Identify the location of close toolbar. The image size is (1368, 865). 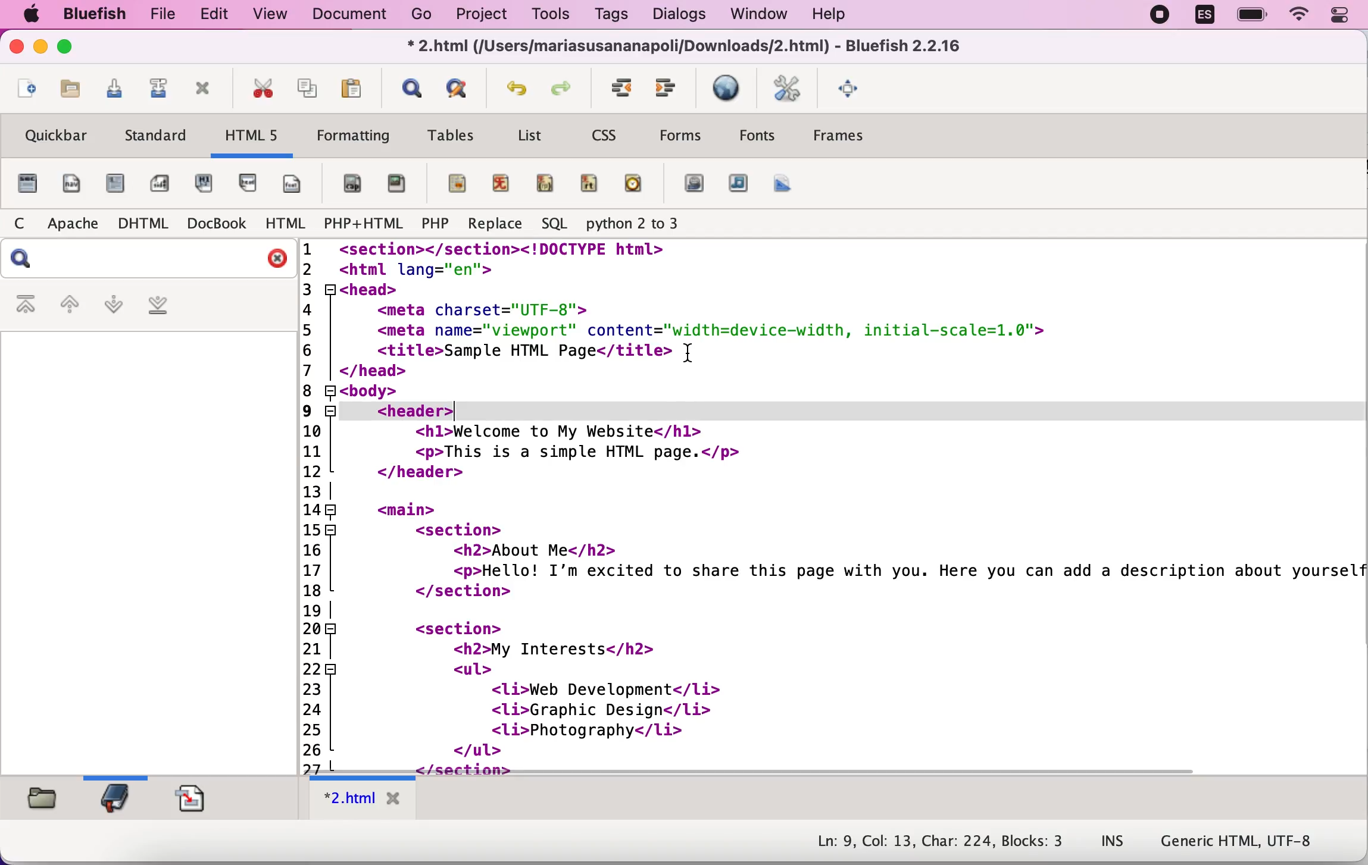
(207, 90).